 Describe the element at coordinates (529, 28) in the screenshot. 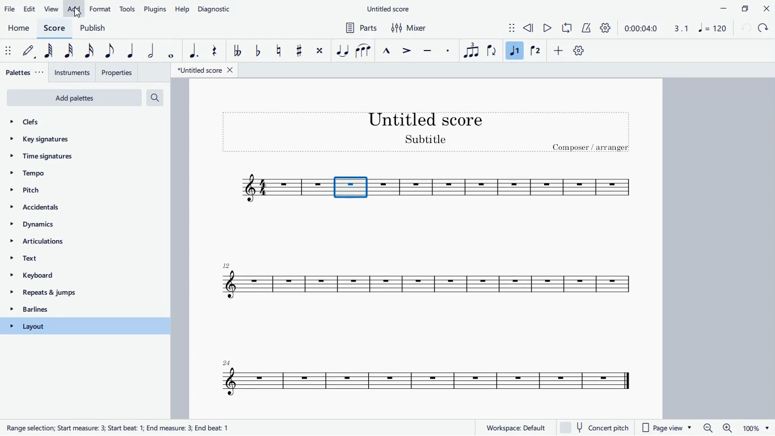

I see `rewind` at that location.